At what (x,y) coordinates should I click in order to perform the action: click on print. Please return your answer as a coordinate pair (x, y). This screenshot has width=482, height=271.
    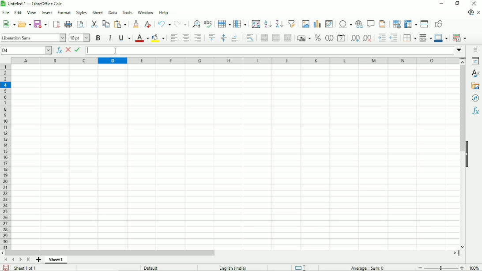
    Looking at the image, I should click on (68, 24).